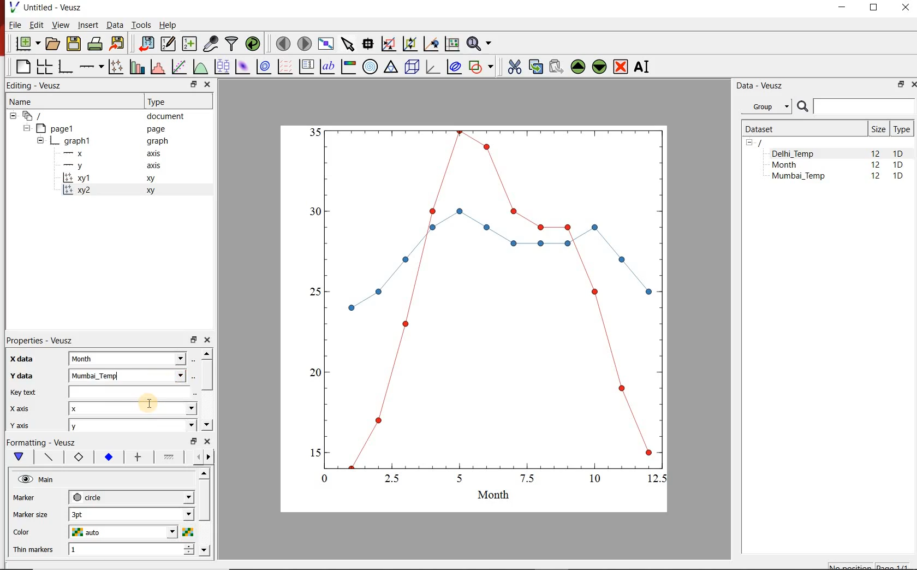  Describe the element at coordinates (843, 8) in the screenshot. I see `MINIMIZE` at that location.